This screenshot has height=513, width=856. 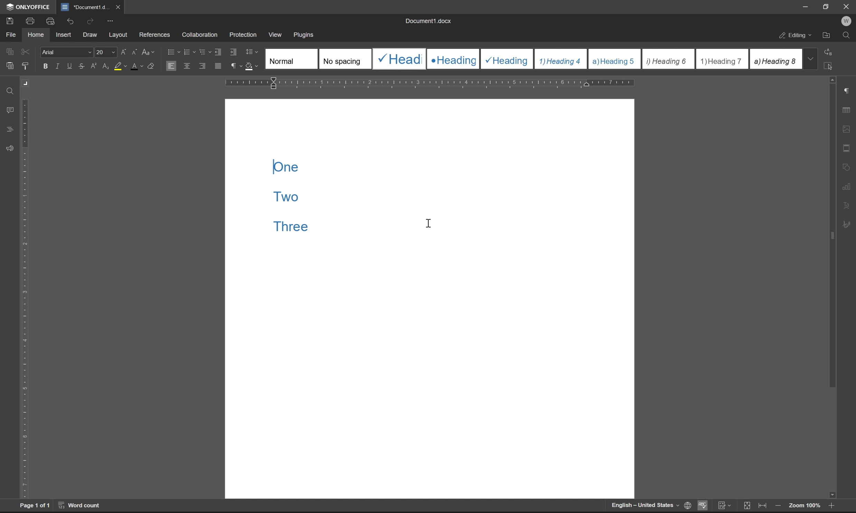 What do you see at coordinates (846, 127) in the screenshot?
I see `image settings` at bounding box center [846, 127].